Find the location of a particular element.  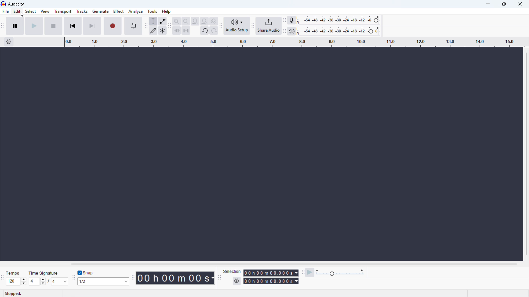

title is located at coordinates (16, 4).